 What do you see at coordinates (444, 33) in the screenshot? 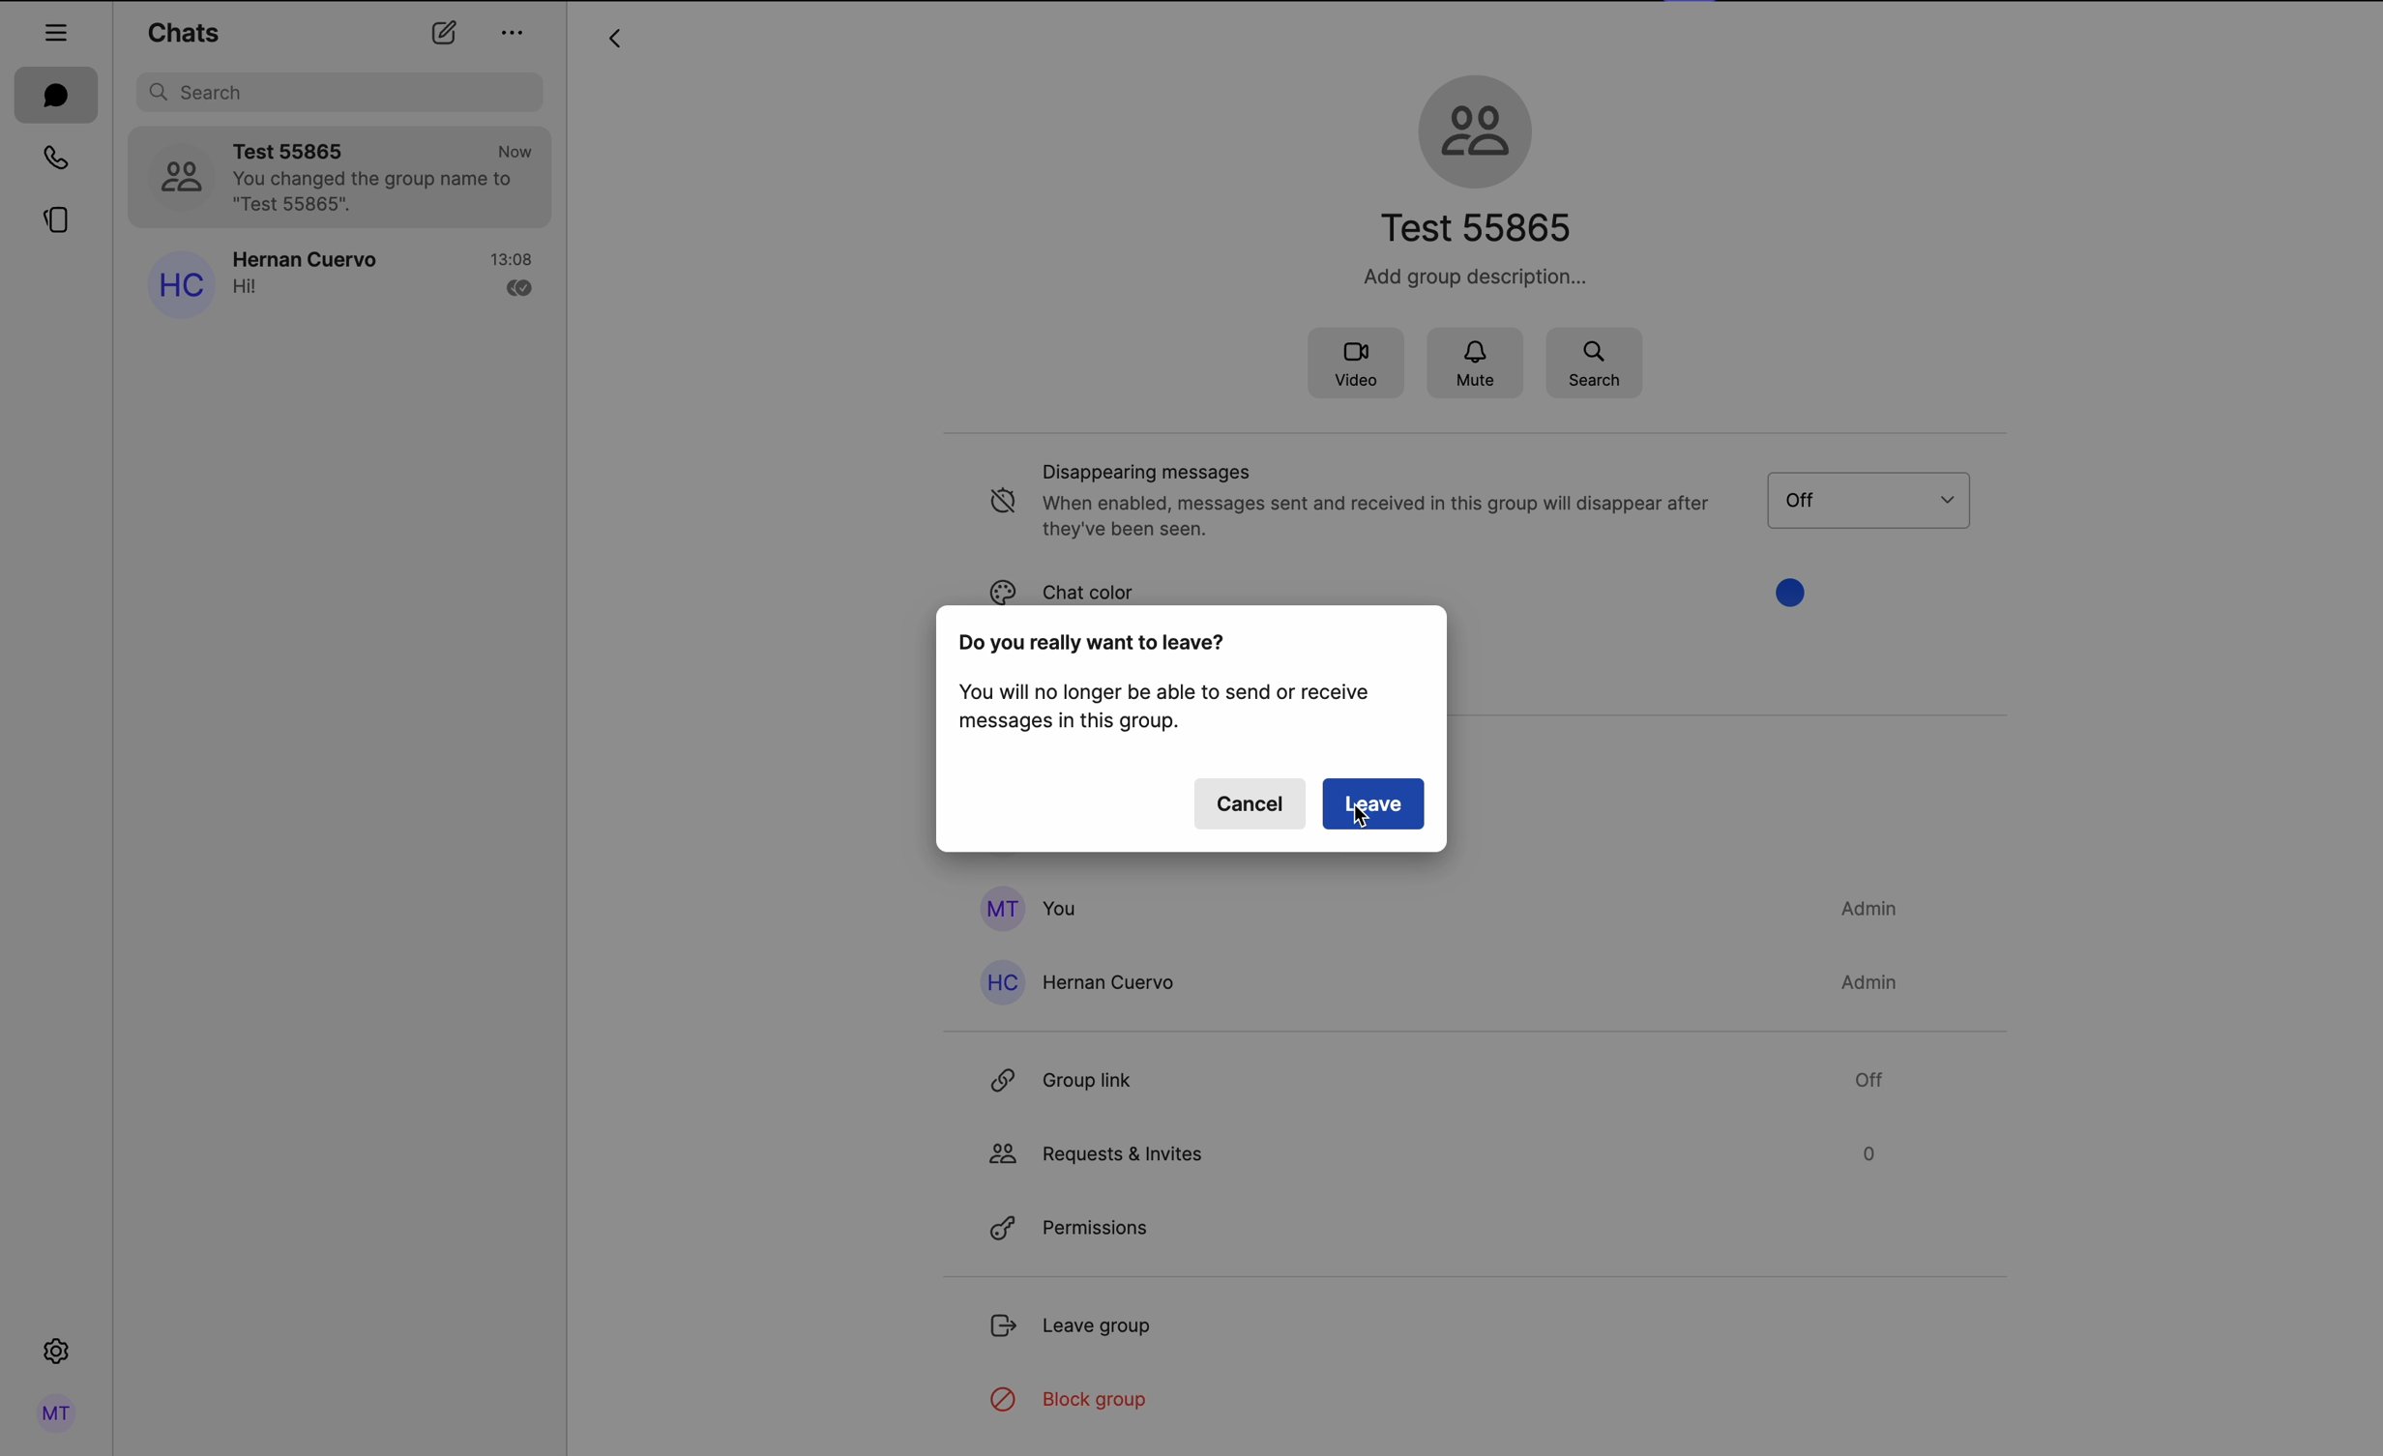
I see `new chat` at bounding box center [444, 33].